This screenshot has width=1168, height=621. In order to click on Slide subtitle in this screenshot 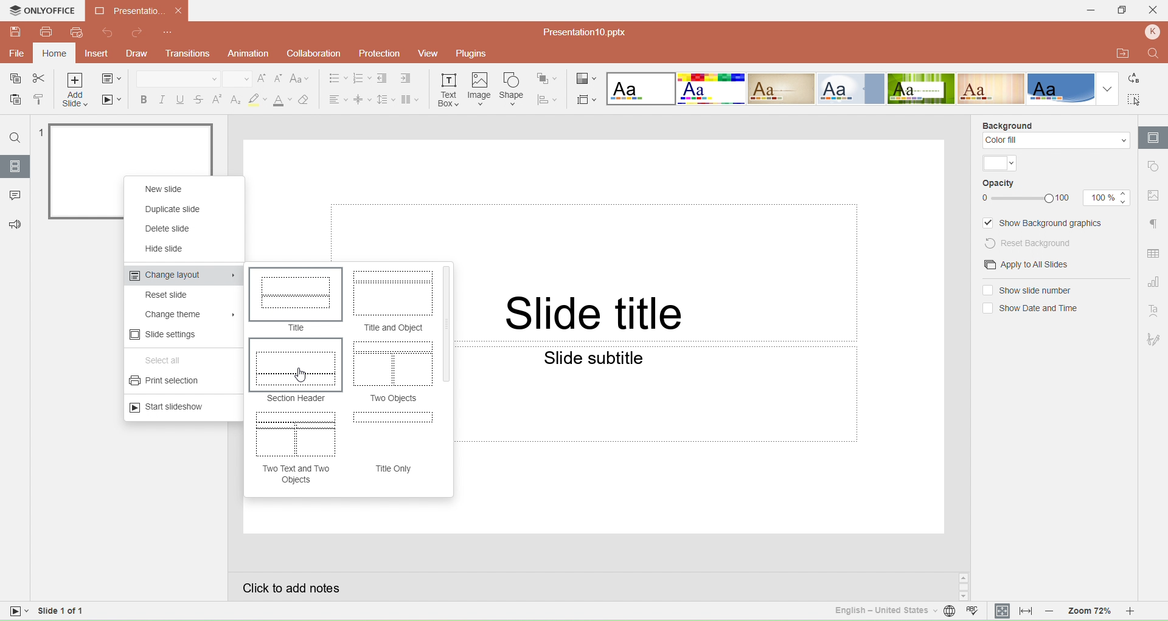, I will do `click(627, 360)`.